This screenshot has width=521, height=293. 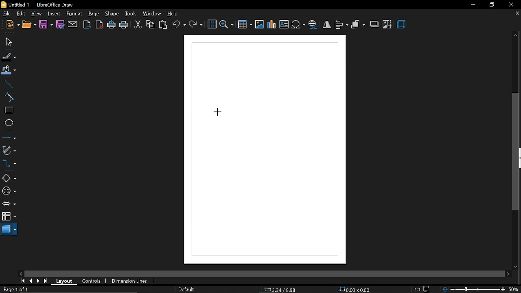 I want to click on shadow, so click(x=375, y=25).